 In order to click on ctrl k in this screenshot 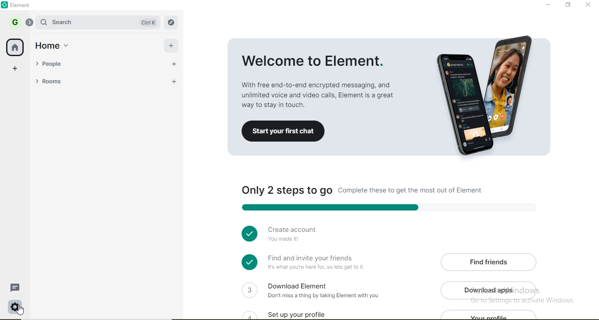, I will do `click(145, 23)`.